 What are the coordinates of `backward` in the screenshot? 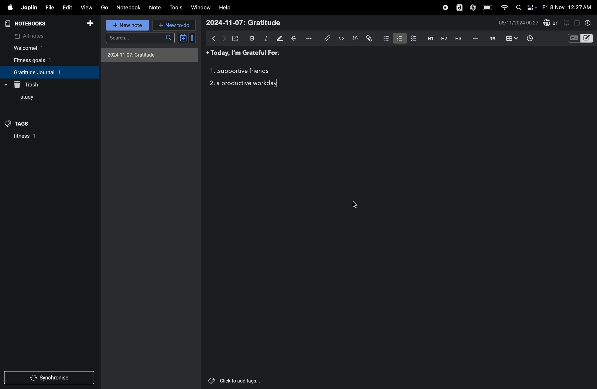 It's located at (214, 38).